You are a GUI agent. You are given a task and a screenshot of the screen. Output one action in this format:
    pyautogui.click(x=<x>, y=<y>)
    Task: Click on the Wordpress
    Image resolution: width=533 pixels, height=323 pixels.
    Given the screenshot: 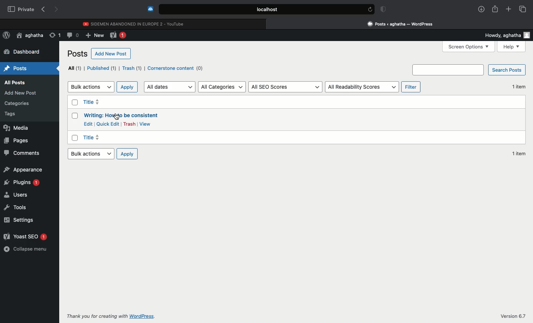 What is the action you would take?
    pyautogui.click(x=7, y=35)
    